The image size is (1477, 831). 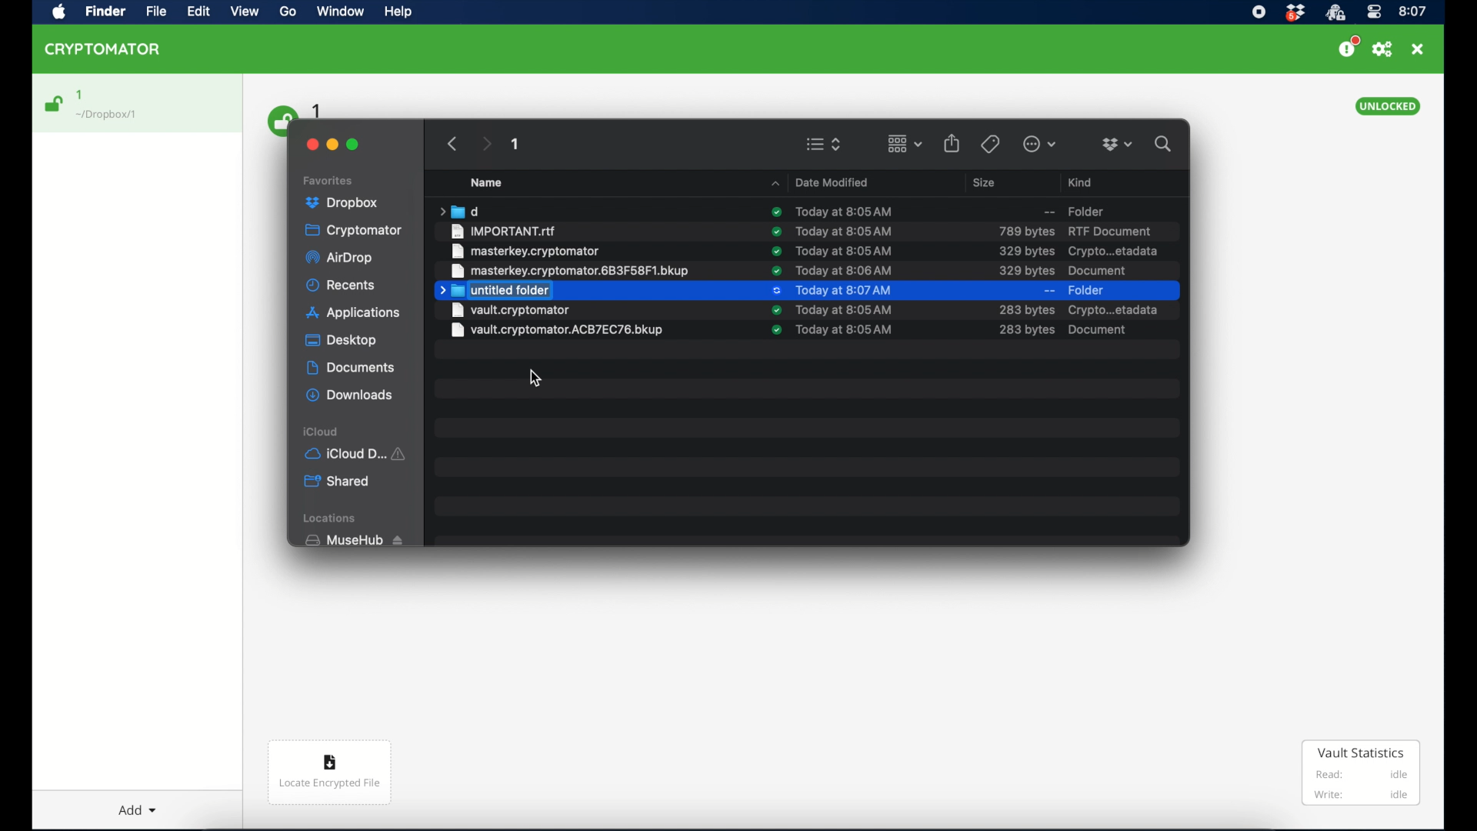 What do you see at coordinates (400, 15) in the screenshot?
I see `Help` at bounding box center [400, 15].